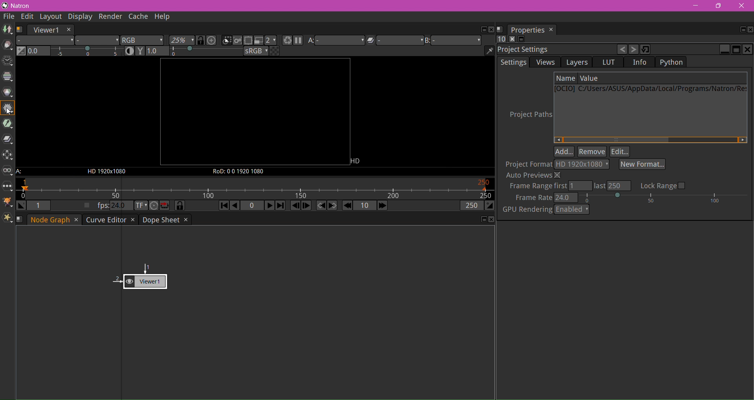 This screenshot has height=400, width=754. I want to click on Color, so click(8, 92).